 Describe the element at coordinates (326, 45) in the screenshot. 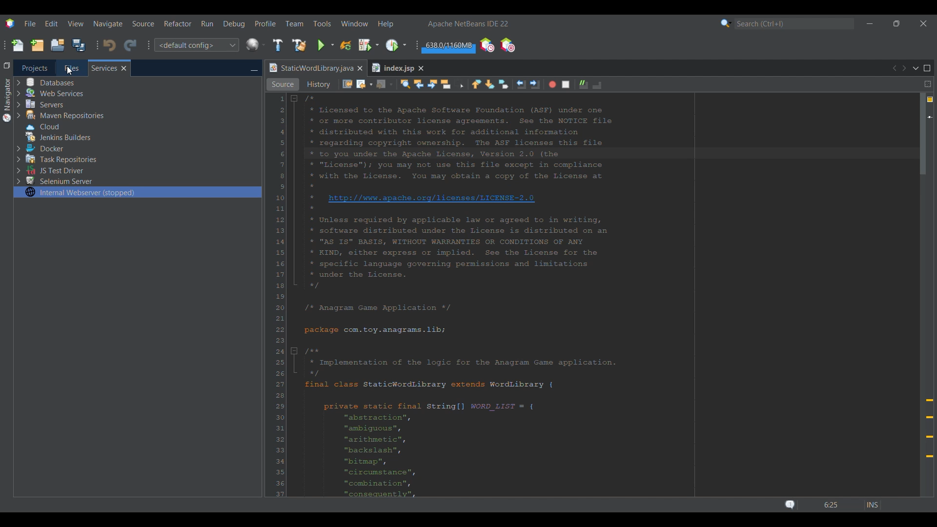

I see `Run main project options` at that location.